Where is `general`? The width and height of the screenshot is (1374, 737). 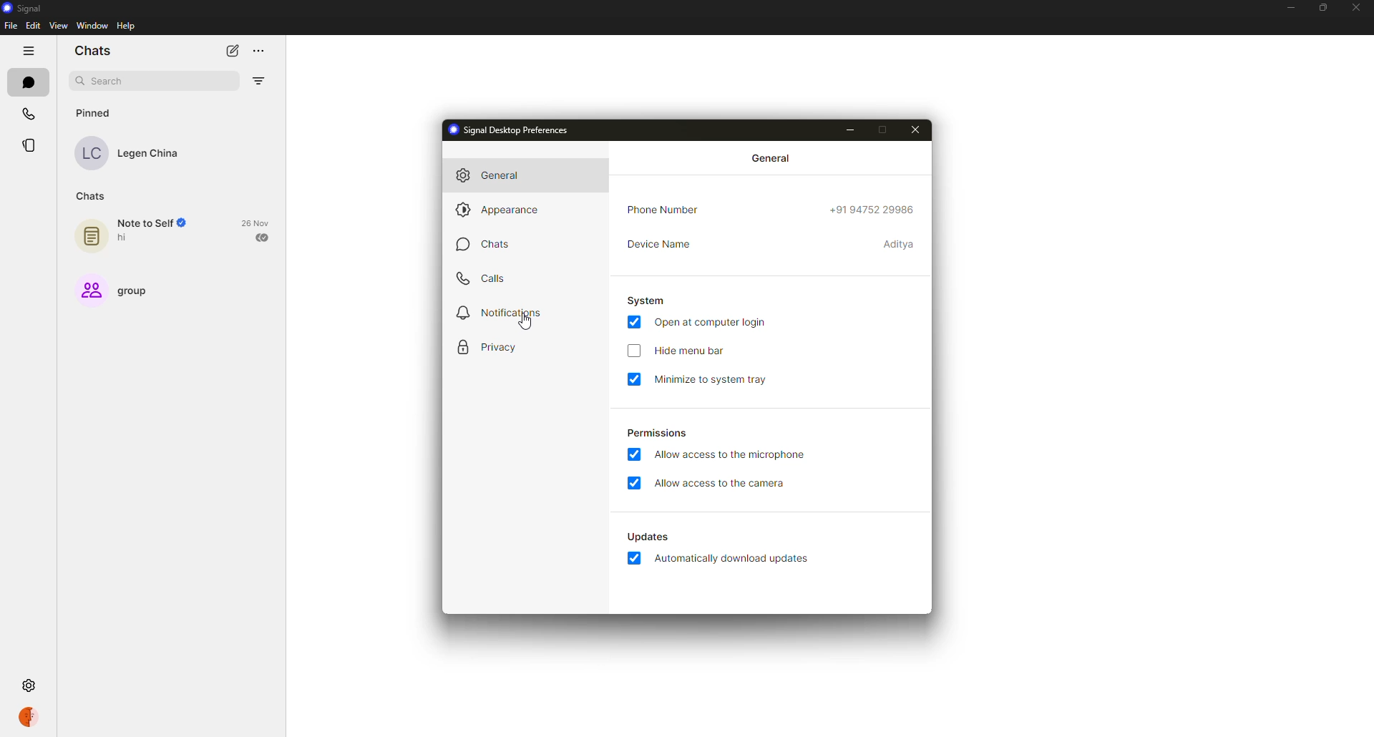
general is located at coordinates (498, 175).